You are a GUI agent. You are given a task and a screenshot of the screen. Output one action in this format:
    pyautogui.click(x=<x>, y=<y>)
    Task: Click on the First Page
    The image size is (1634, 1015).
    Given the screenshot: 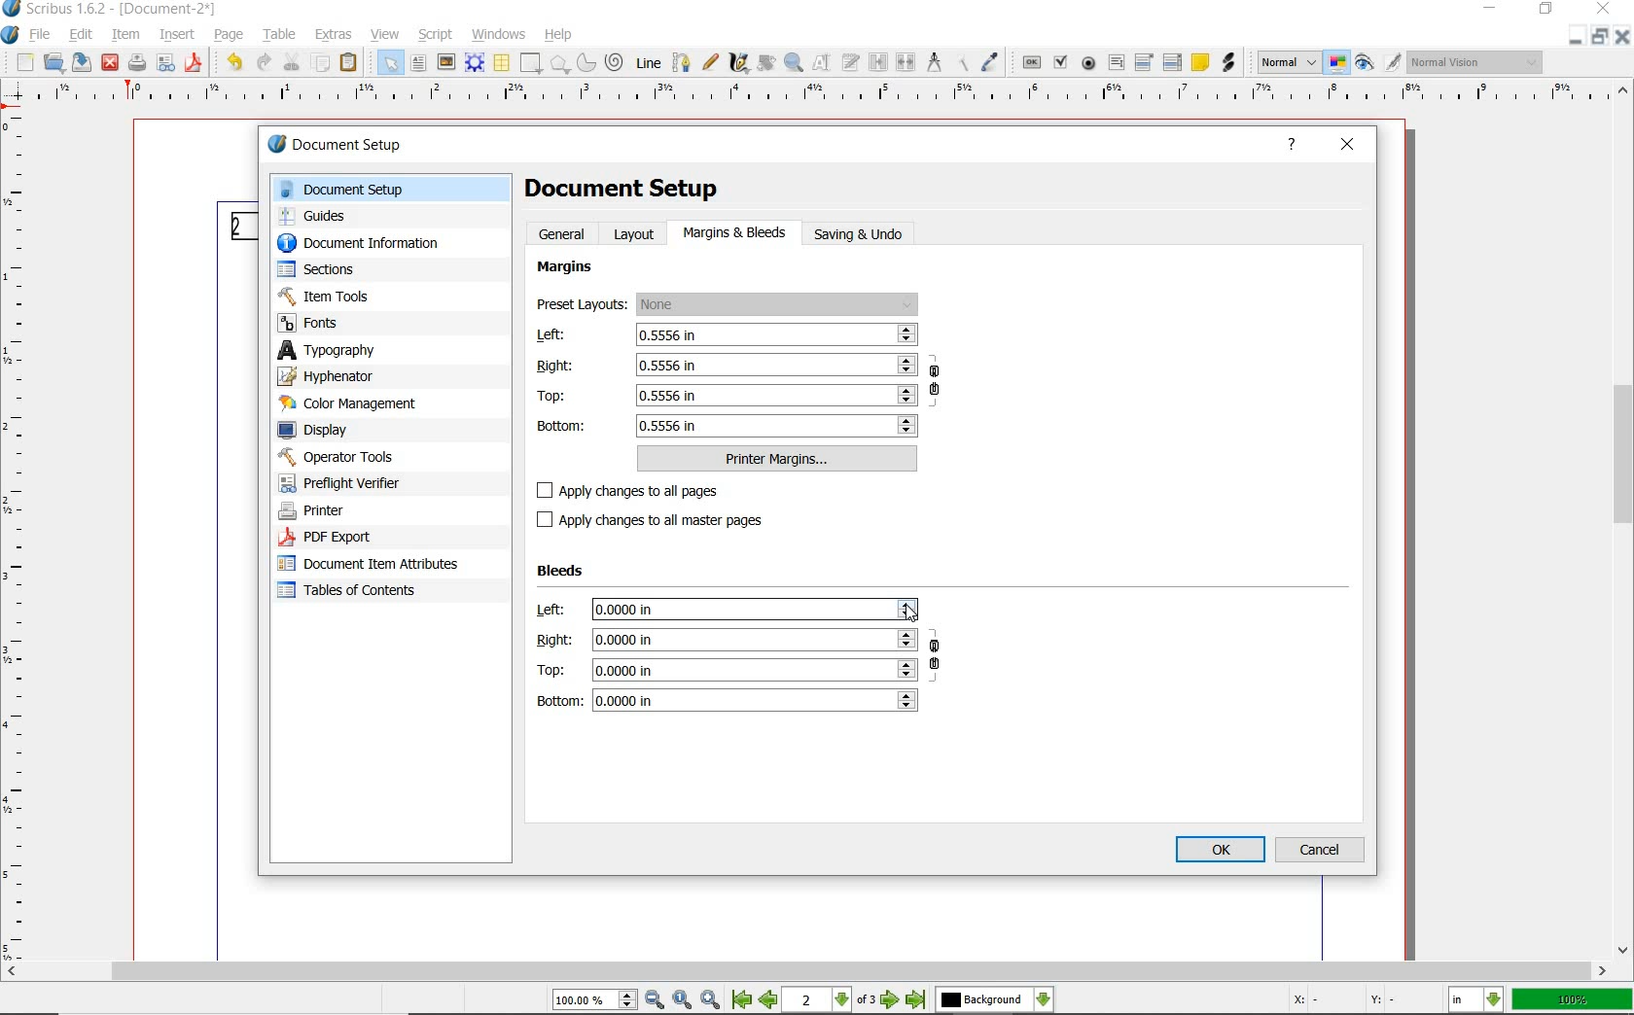 What is the action you would take?
    pyautogui.click(x=741, y=1001)
    